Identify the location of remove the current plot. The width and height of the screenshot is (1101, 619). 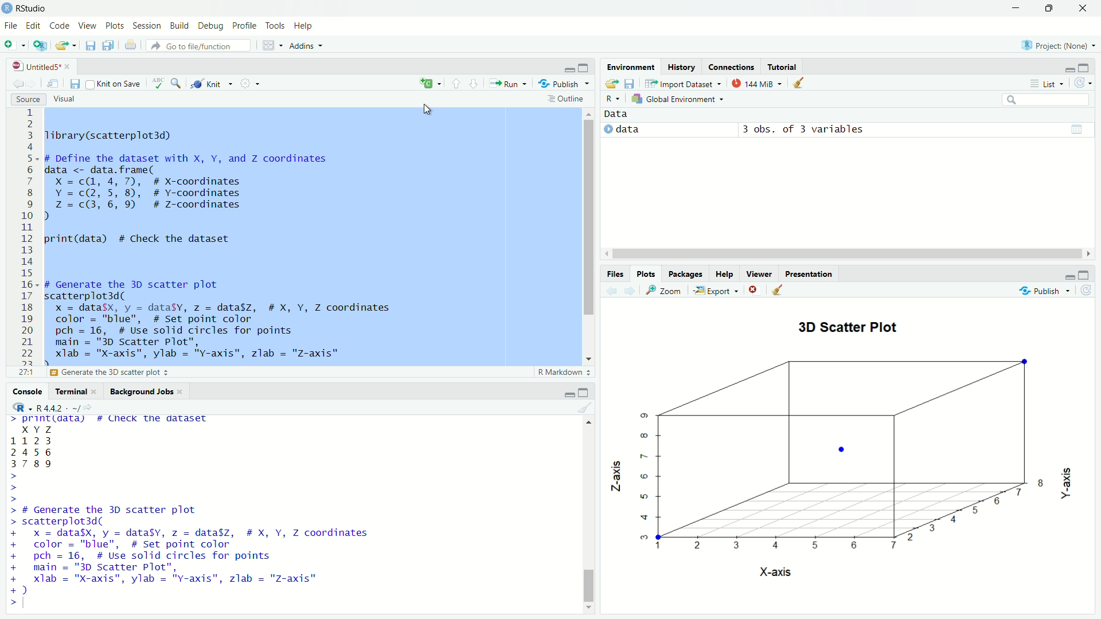
(752, 290).